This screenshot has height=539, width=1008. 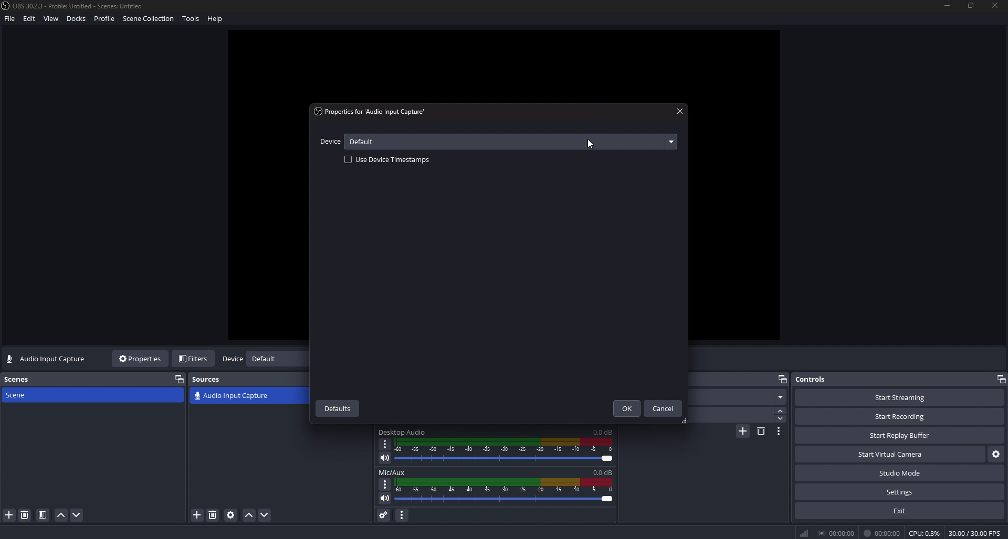 What do you see at coordinates (899, 511) in the screenshot?
I see `exit` at bounding box center [899, 511].